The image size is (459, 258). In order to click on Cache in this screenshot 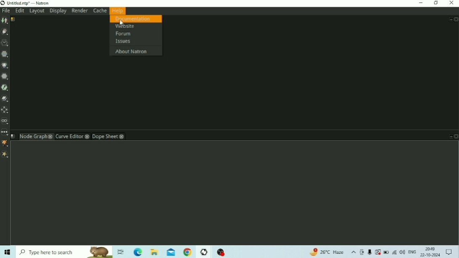, I will do `click(99, 11)`.